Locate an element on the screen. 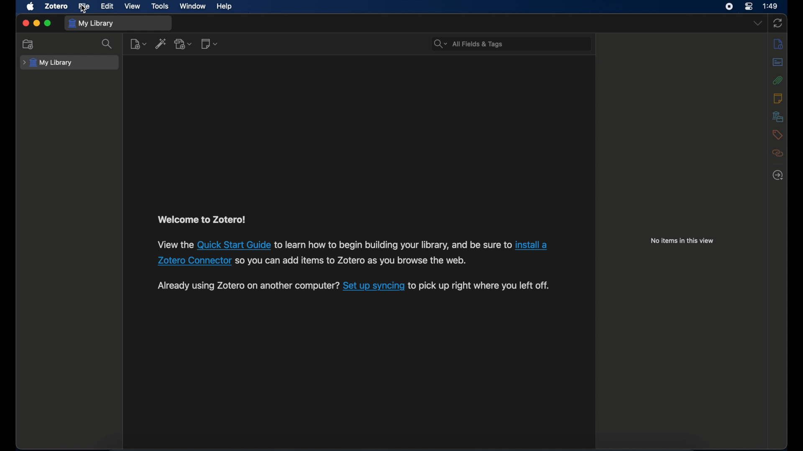 This screenshot has height=451, width=803. install a is located at coordinates (533, 245).